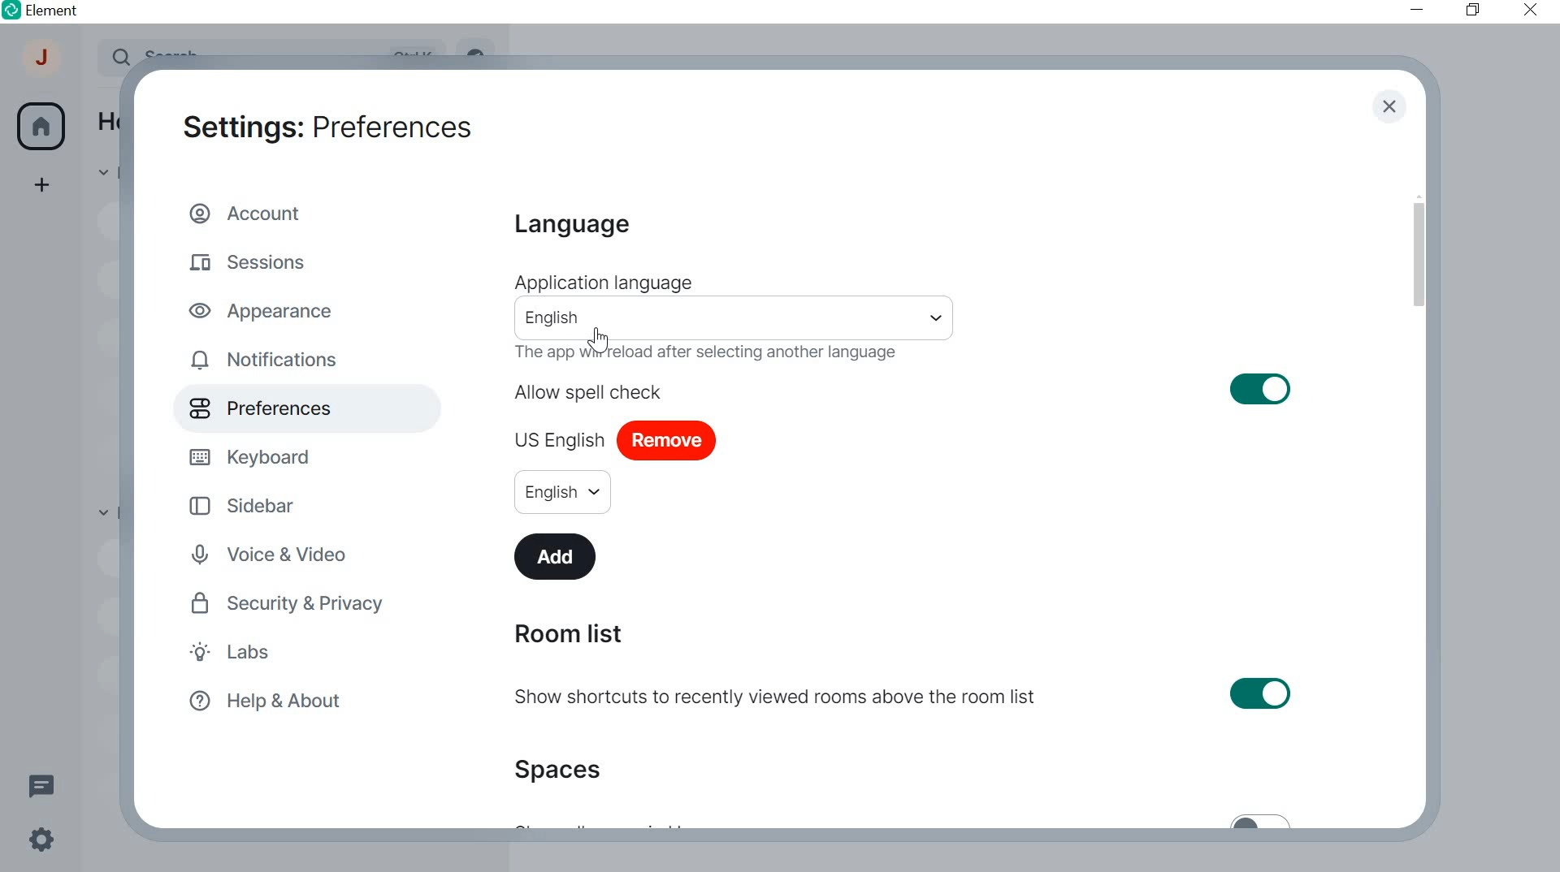 The image size is (1560, 872). What do you see at coordinates (560, 436) in the screenshot?
I see `US English` at bounding box center [560, 436].